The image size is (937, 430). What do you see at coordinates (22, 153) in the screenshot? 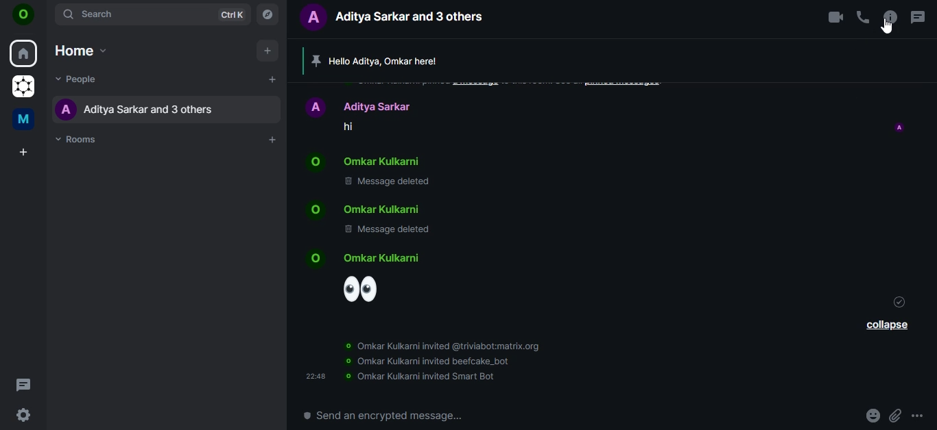
I see `create a space` at bounding box center [22, 153].